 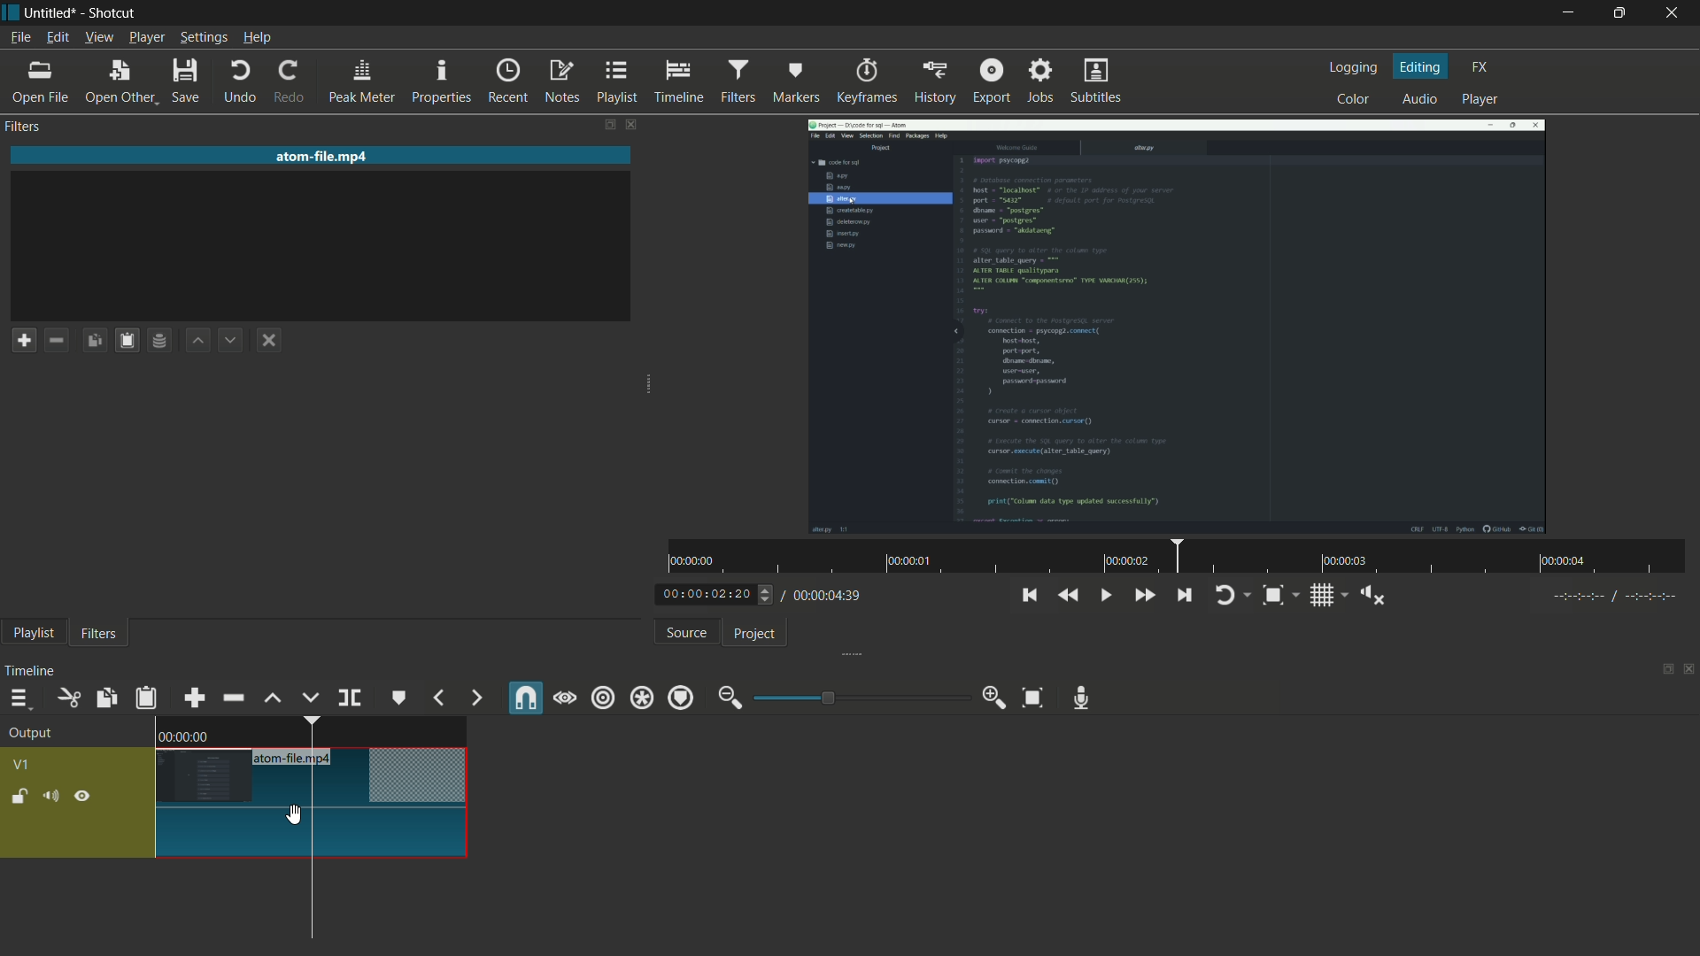 I want to click on quickly play forward, so click(x=1147, y=597).